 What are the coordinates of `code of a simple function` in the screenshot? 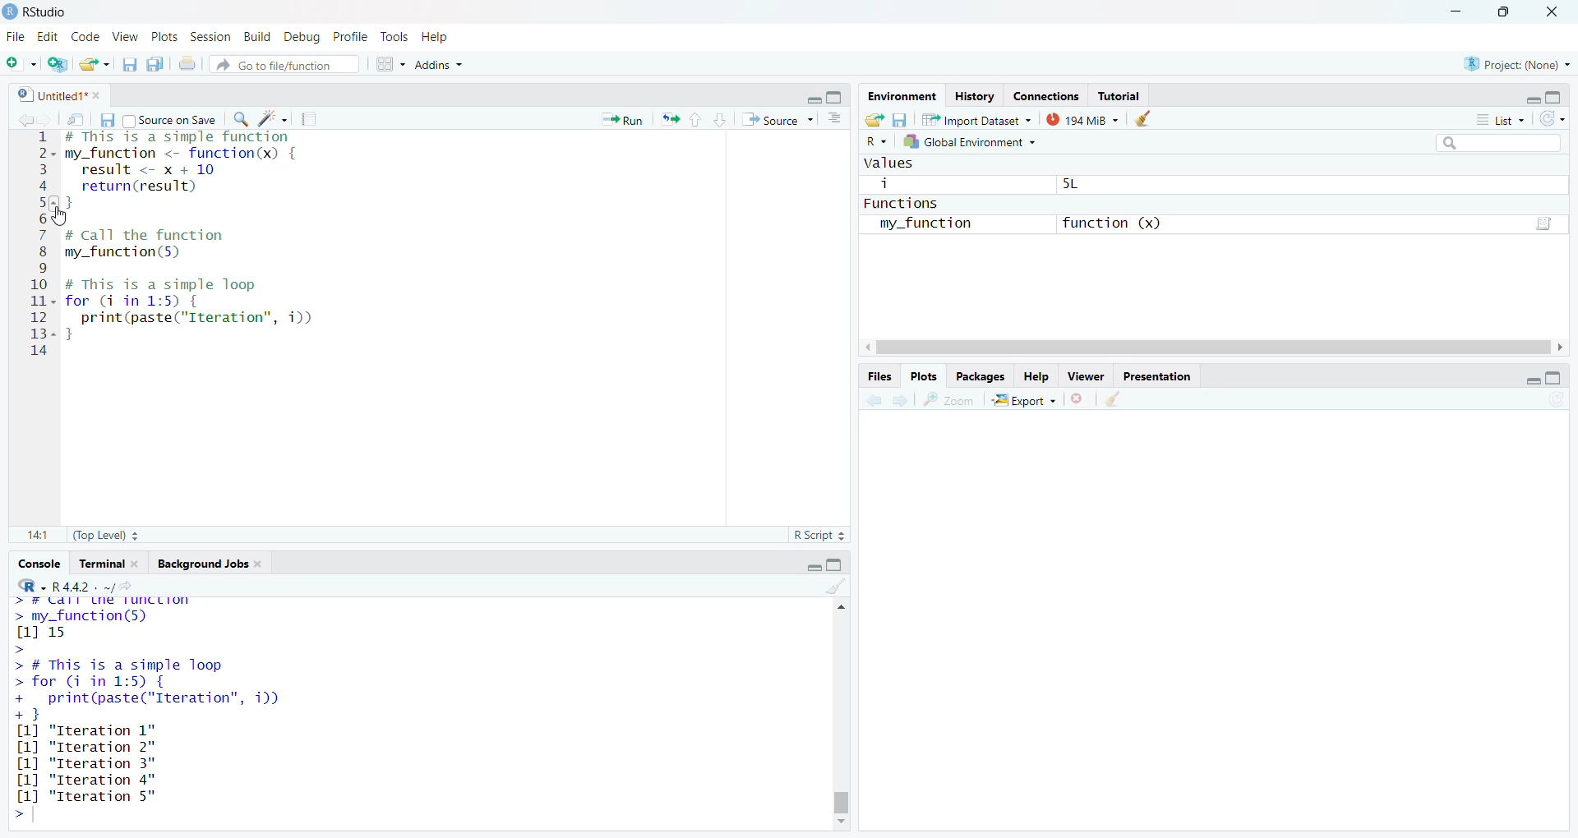 It's located at (204, 172).